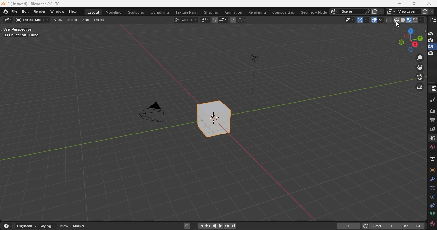  Describe the element at coordinates (224, 20) in the screenshot. I see `snapping` at that location.